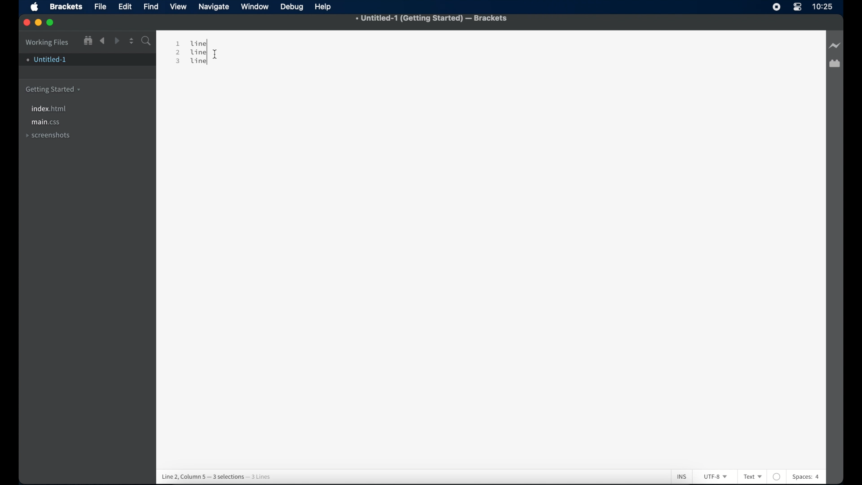  I want to click on 10;25, so click(823, 9).